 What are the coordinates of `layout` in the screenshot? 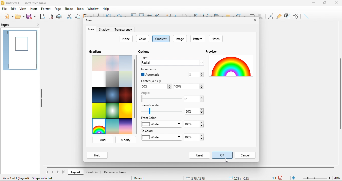 It's located at (76, 172).